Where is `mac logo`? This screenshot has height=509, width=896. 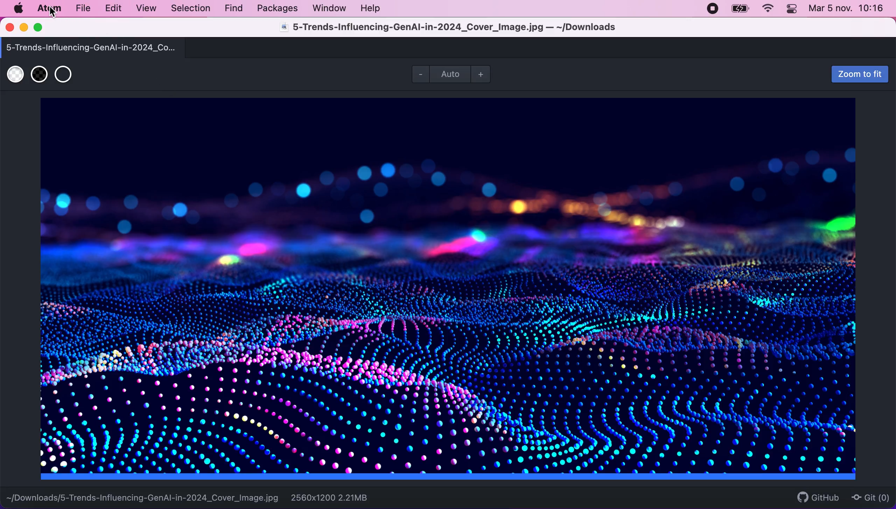 mac logo is located at coordinates (18, 8).